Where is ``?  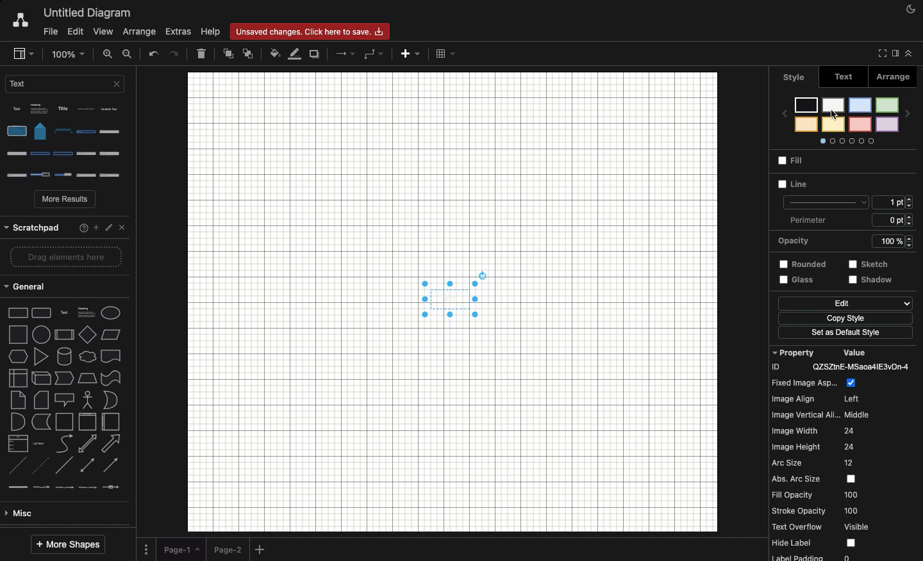
 is located at coordinates (64, 224).